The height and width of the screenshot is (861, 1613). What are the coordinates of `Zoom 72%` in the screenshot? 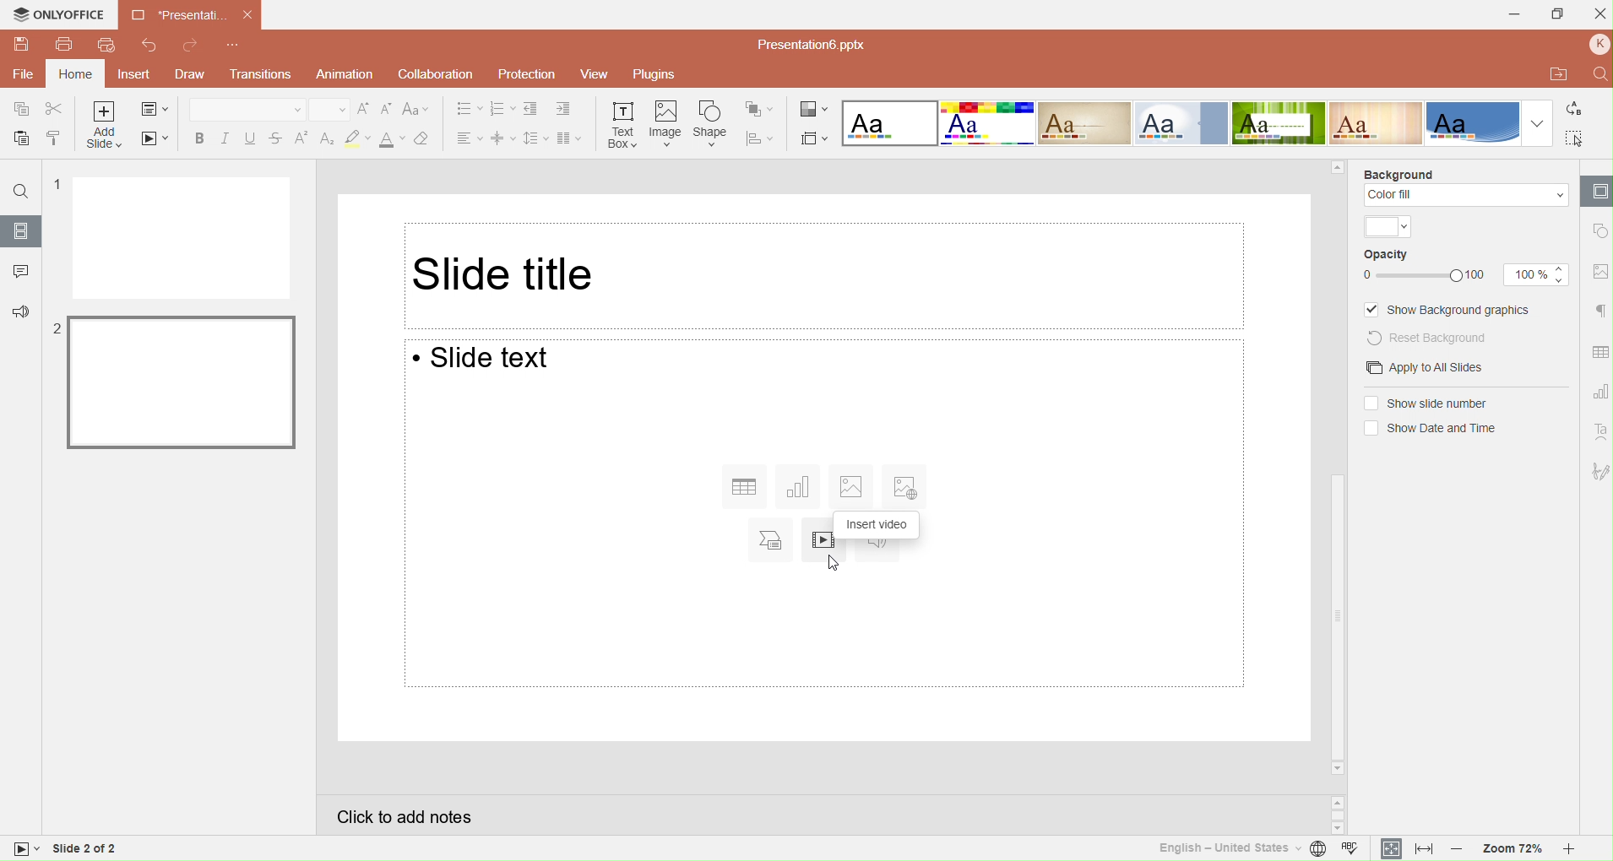 It's located at (1514, 849).